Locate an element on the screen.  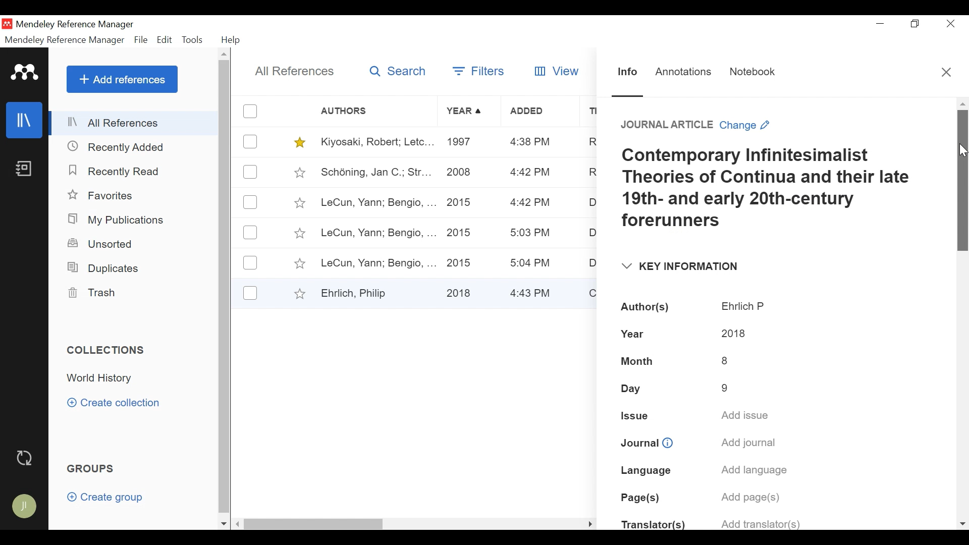
(un)select is located at coordinates (252, 111).